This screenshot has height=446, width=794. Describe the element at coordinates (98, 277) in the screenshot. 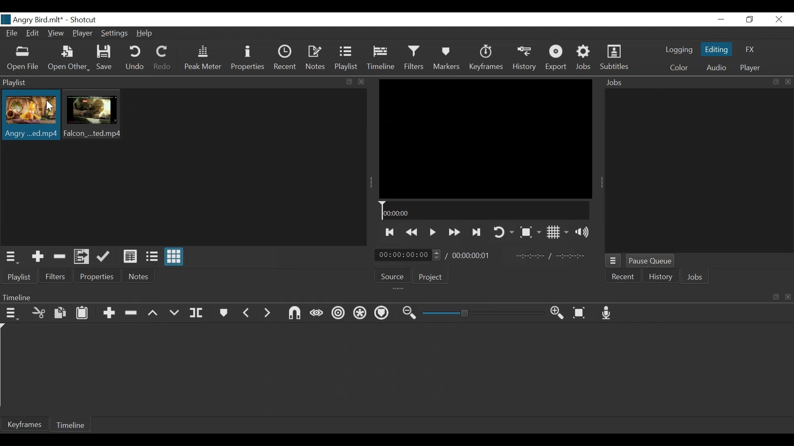

I see `Properties` at that location.